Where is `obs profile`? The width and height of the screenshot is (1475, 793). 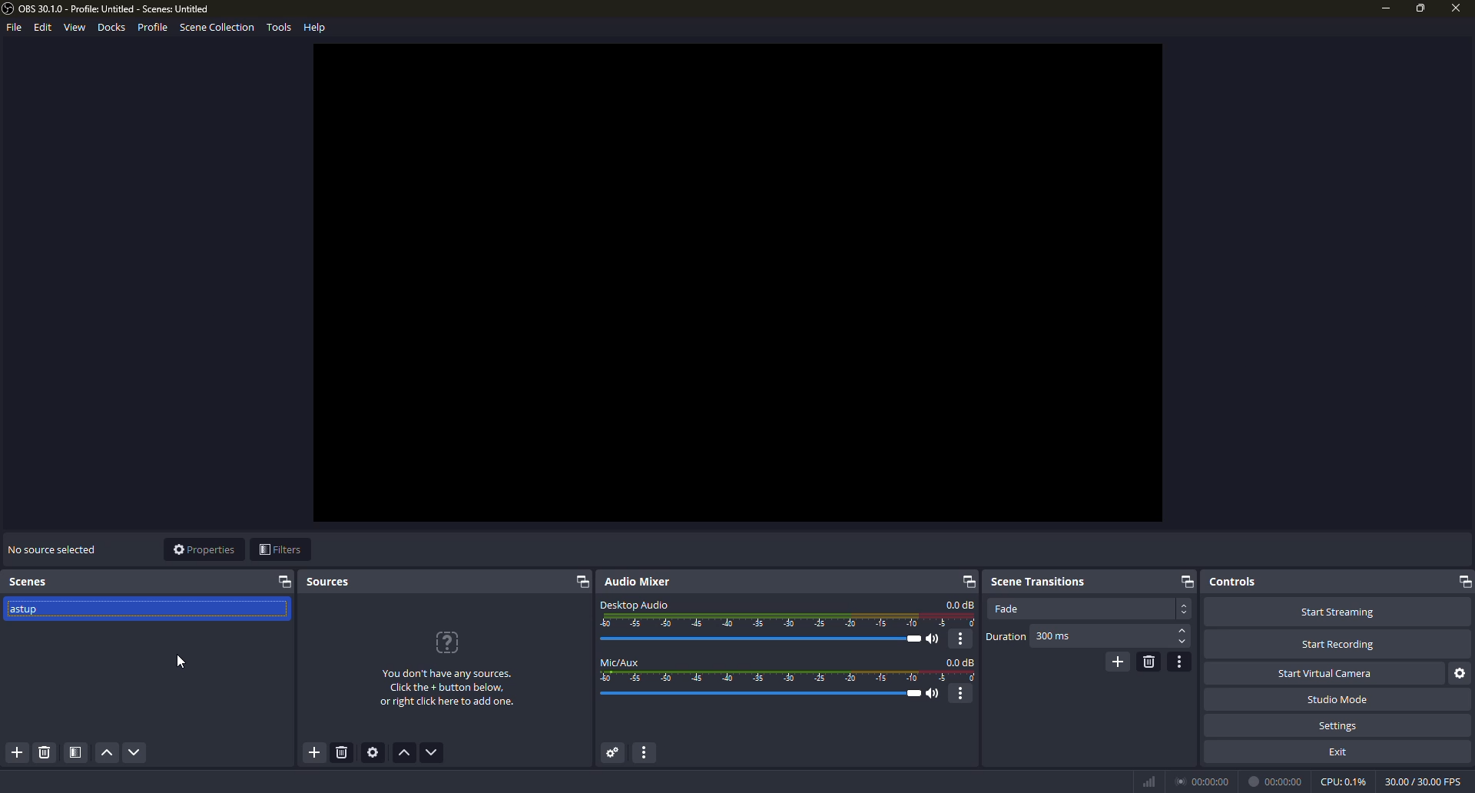
obs profile is located at coordinates (111, 8).